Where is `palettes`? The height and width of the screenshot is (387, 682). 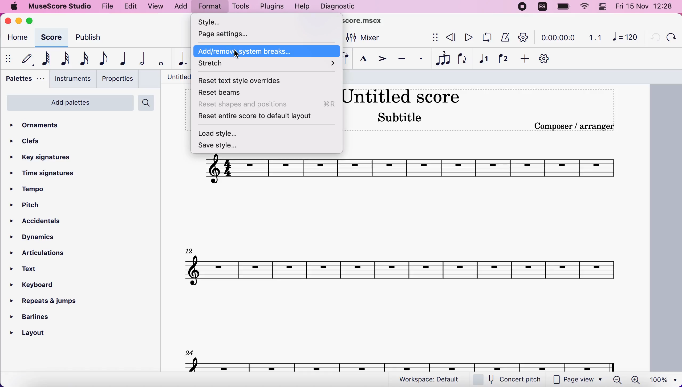 palettes is located at coordinates (23, 80).